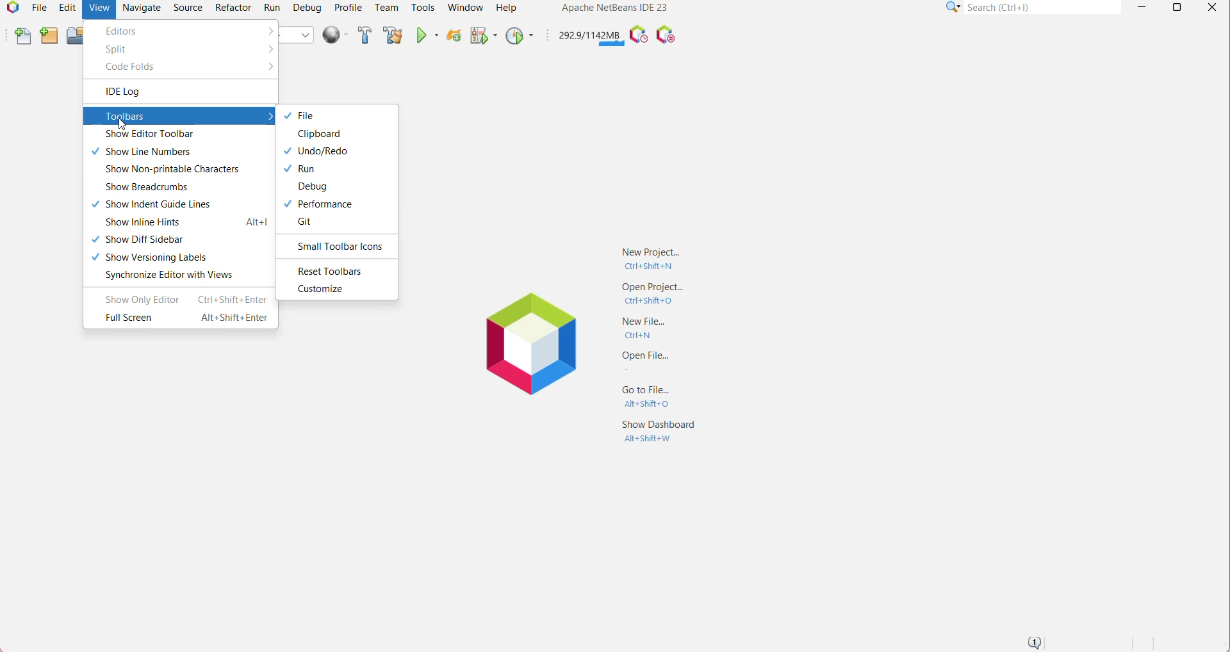 The height and width of the screenshot is (652, 1230). I want to click on Run All Projects, so click(334, 35).